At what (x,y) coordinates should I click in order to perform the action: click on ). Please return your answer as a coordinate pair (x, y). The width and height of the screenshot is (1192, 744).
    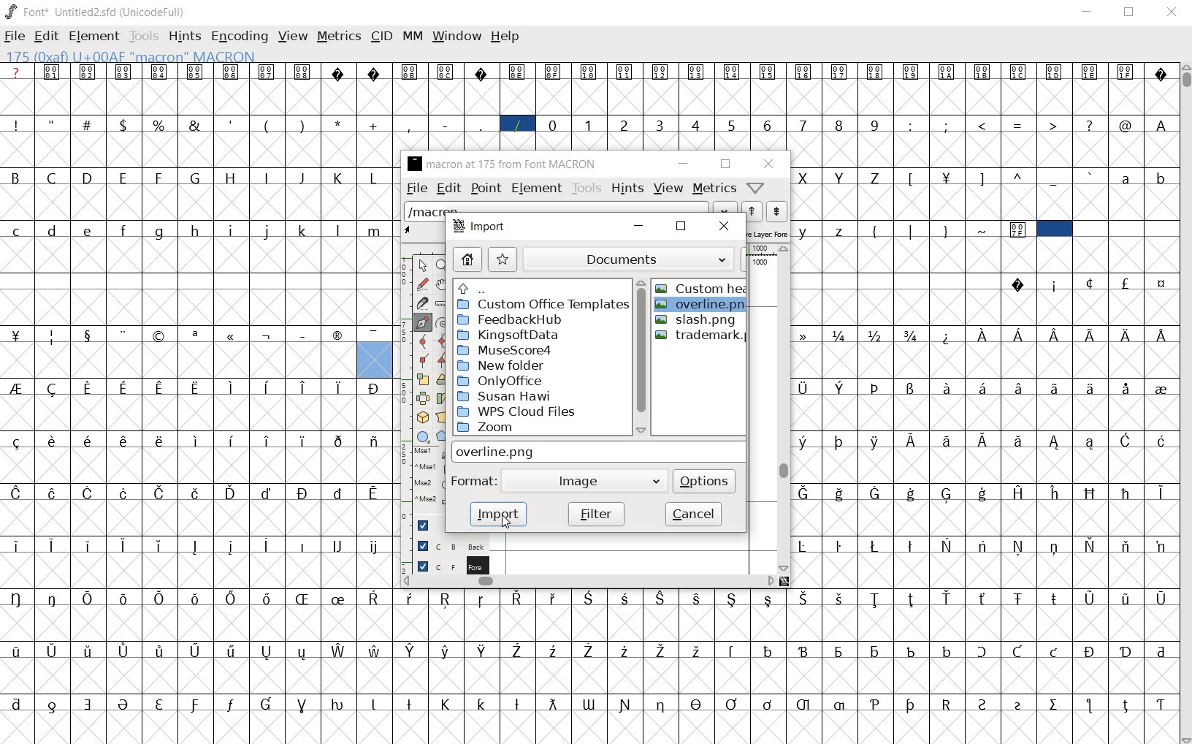
    Looking at the image, I should click on (305, 125).